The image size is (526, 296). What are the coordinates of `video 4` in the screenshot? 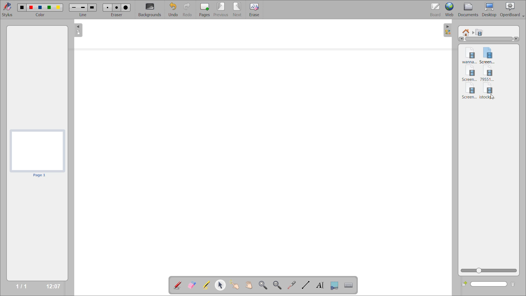 It's located at (490, 73).